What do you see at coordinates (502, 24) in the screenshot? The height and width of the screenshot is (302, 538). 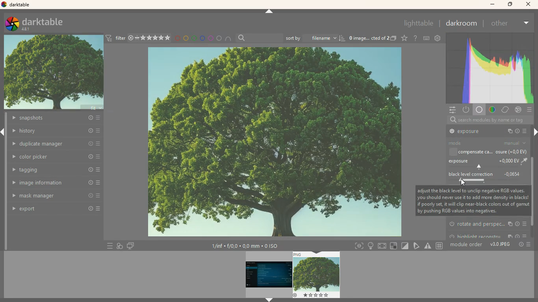 I see `other` at bounding box center [502, 24].